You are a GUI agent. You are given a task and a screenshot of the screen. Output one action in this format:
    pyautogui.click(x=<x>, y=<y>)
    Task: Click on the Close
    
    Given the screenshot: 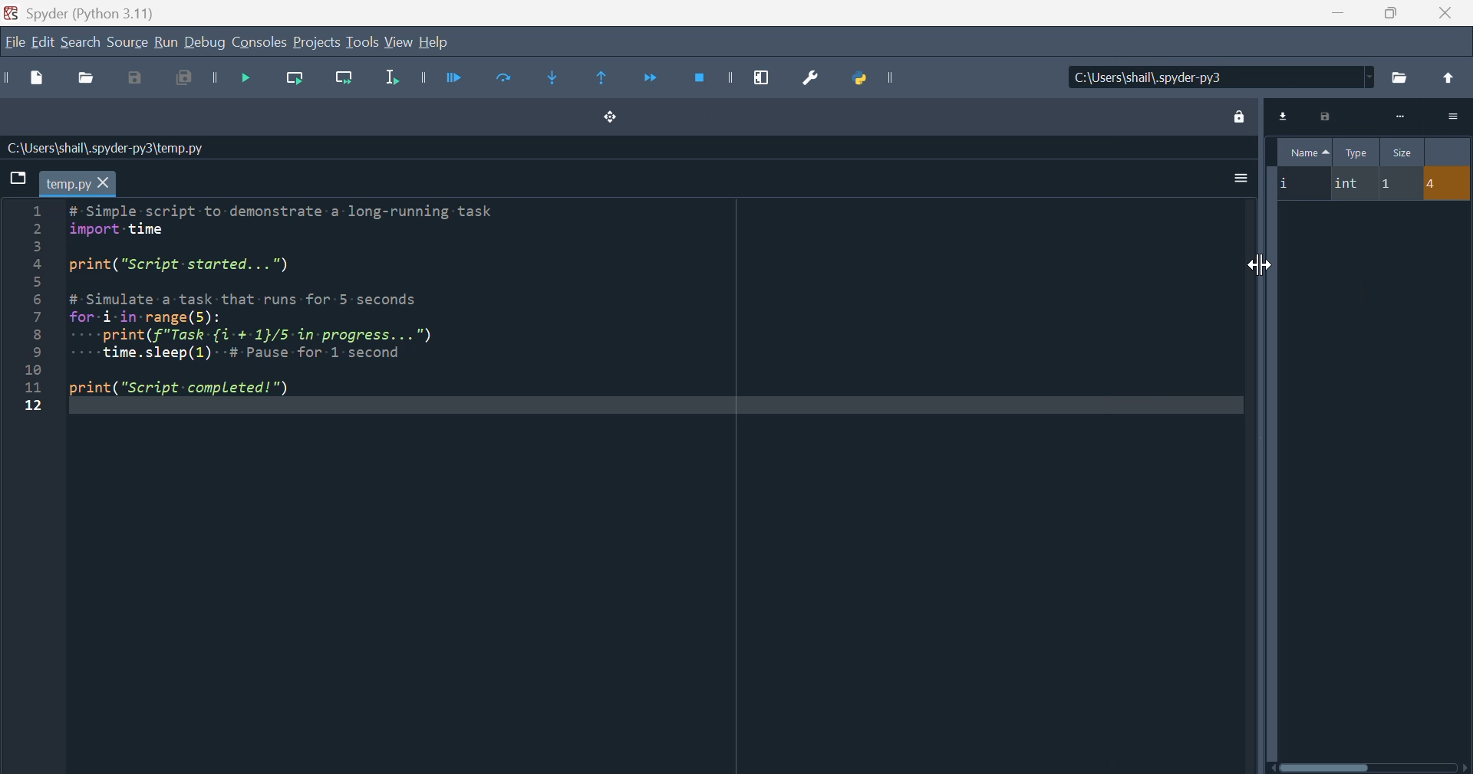 What is the action you would take?
    pyautogui.click(x=1442, y=14)
    